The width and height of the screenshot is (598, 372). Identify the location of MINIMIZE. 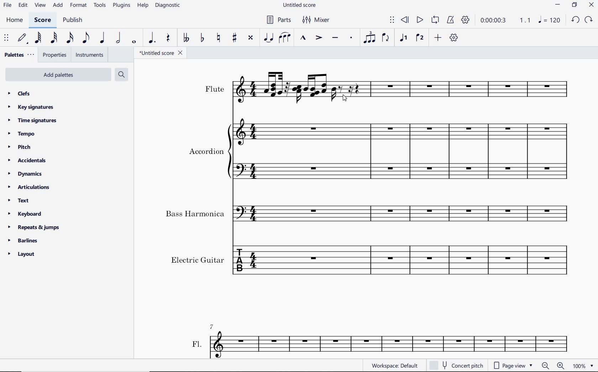
(558, 4).